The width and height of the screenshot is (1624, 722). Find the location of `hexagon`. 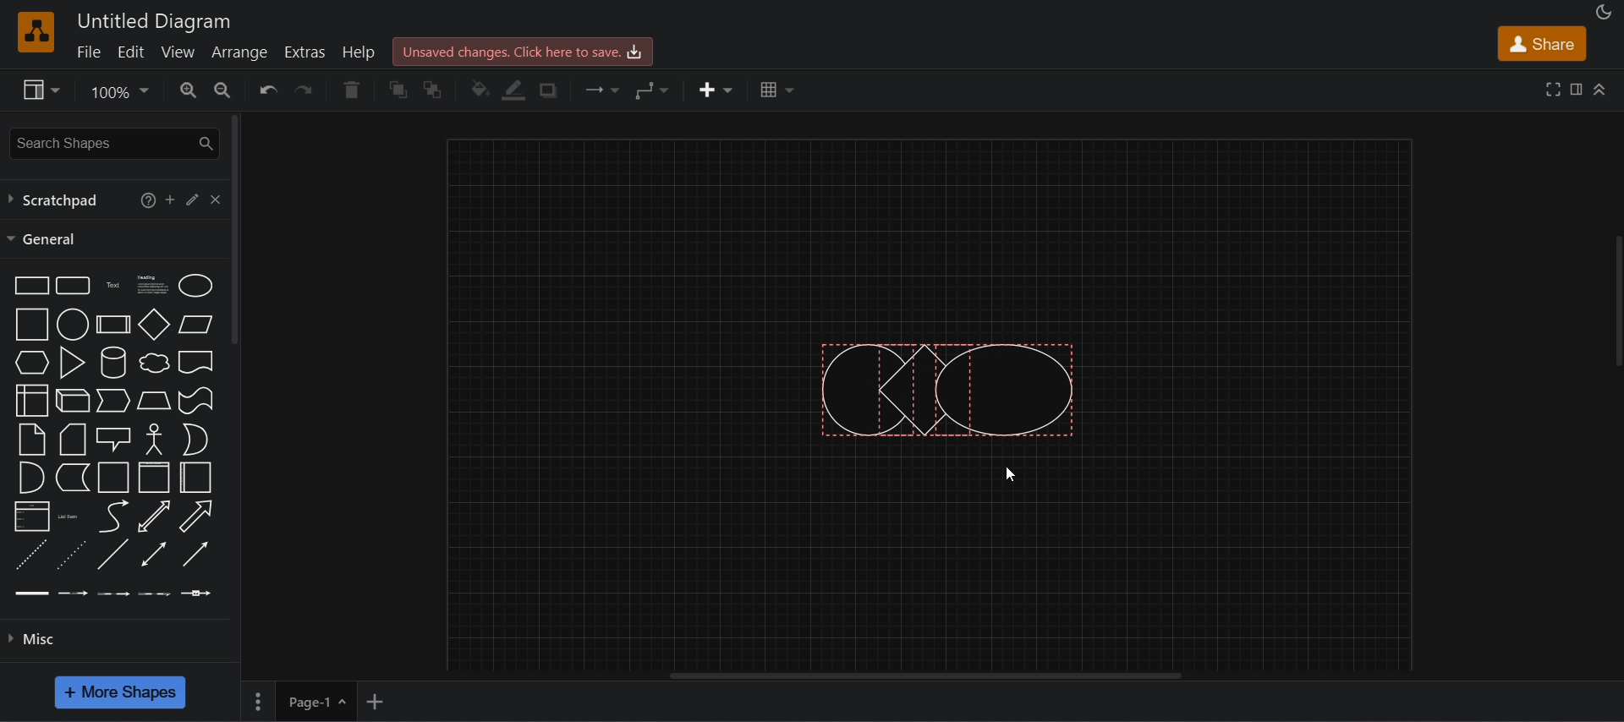

hexagon is located at coordinates (30, 362).